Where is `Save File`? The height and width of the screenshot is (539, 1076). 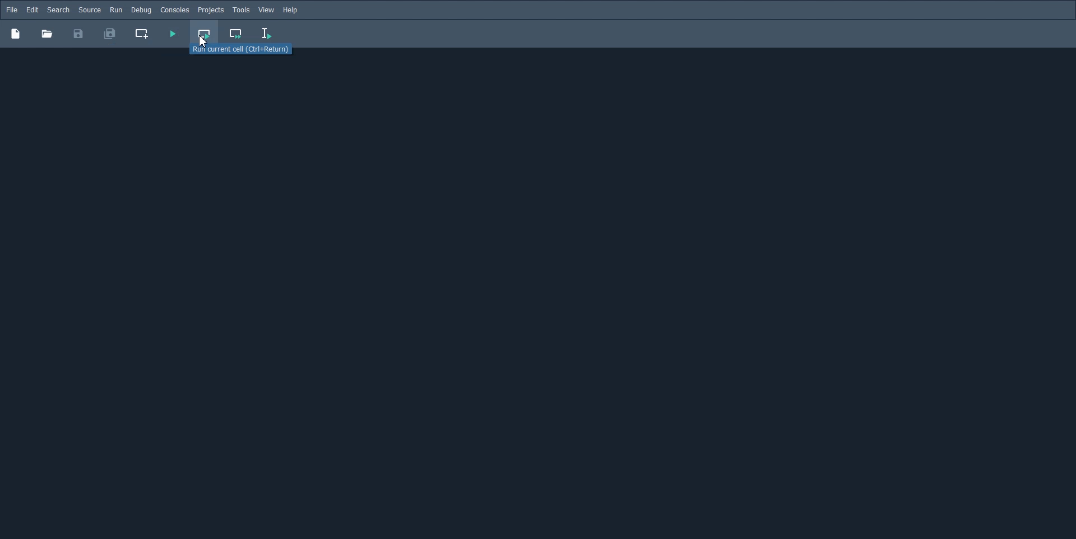
Save File is located at coordinates (78, 34).